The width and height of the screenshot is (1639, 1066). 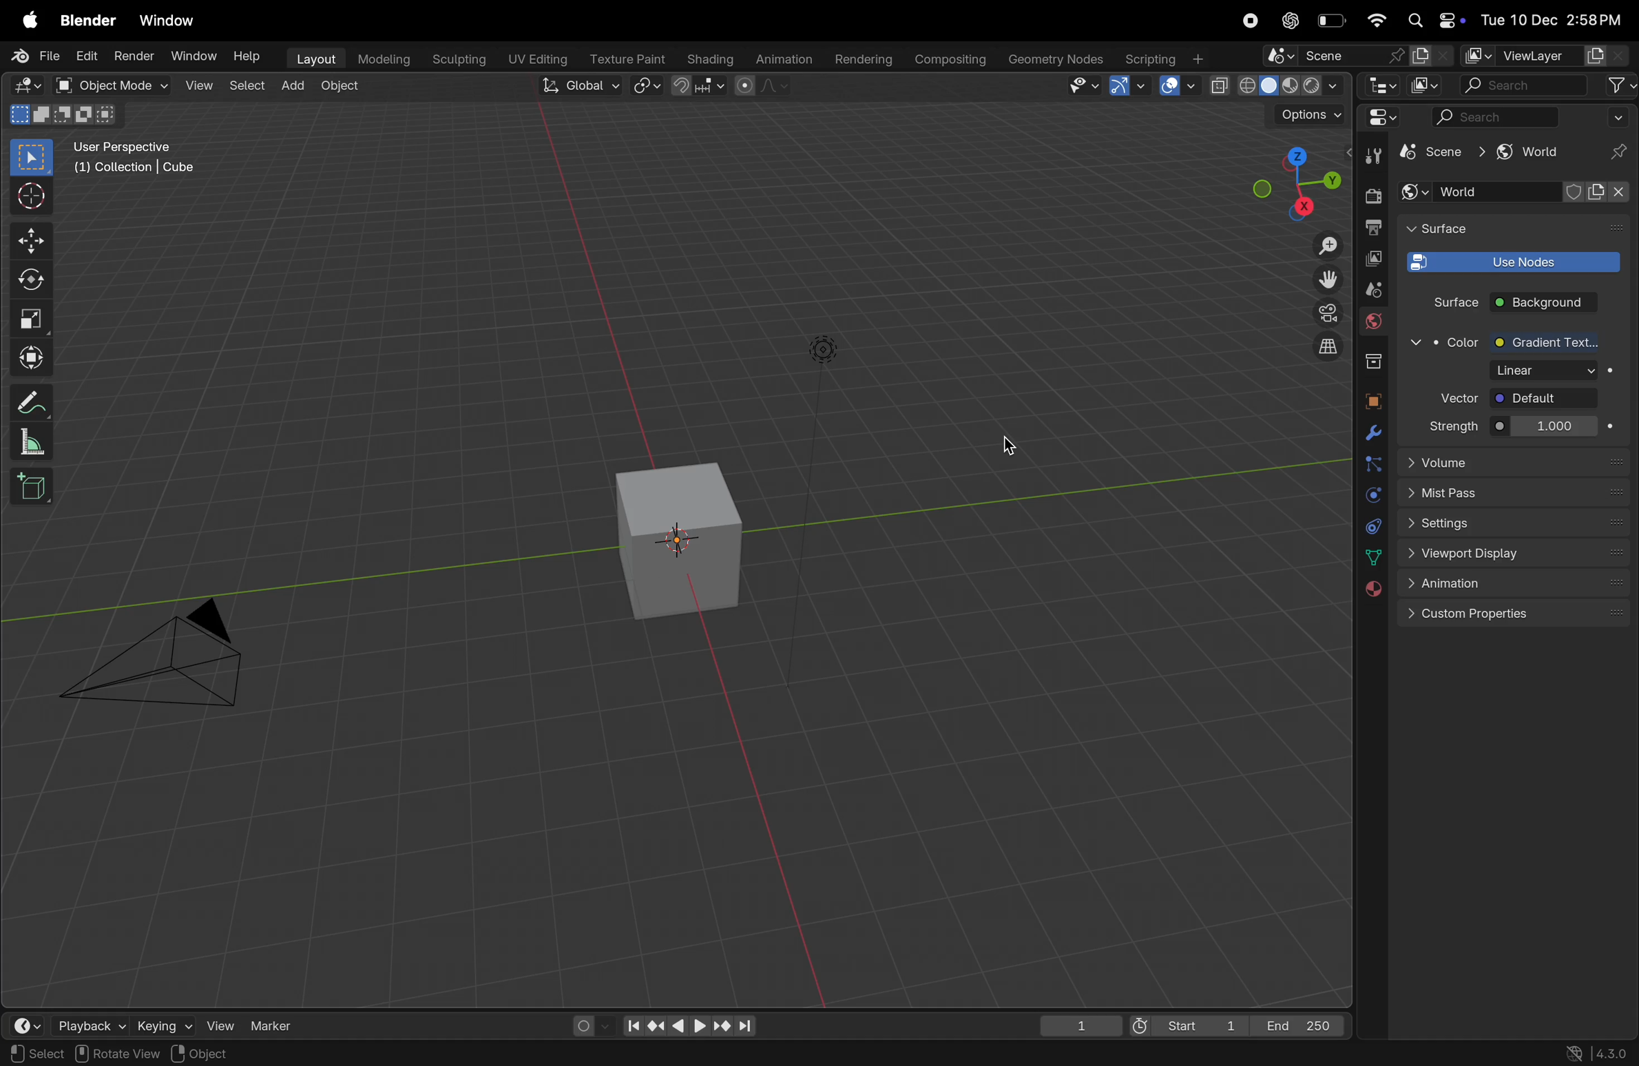 What do you see at coordinates (1537, 151) in the screenshot?
I see `` at bounding box center [1537, 151].